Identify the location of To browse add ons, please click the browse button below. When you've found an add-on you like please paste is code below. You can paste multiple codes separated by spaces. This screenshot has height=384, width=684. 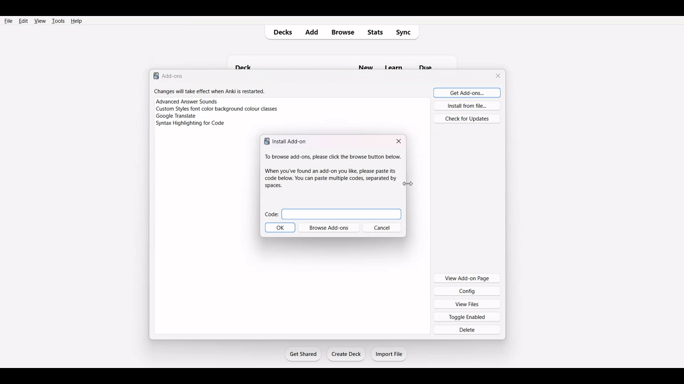
(330, 171).